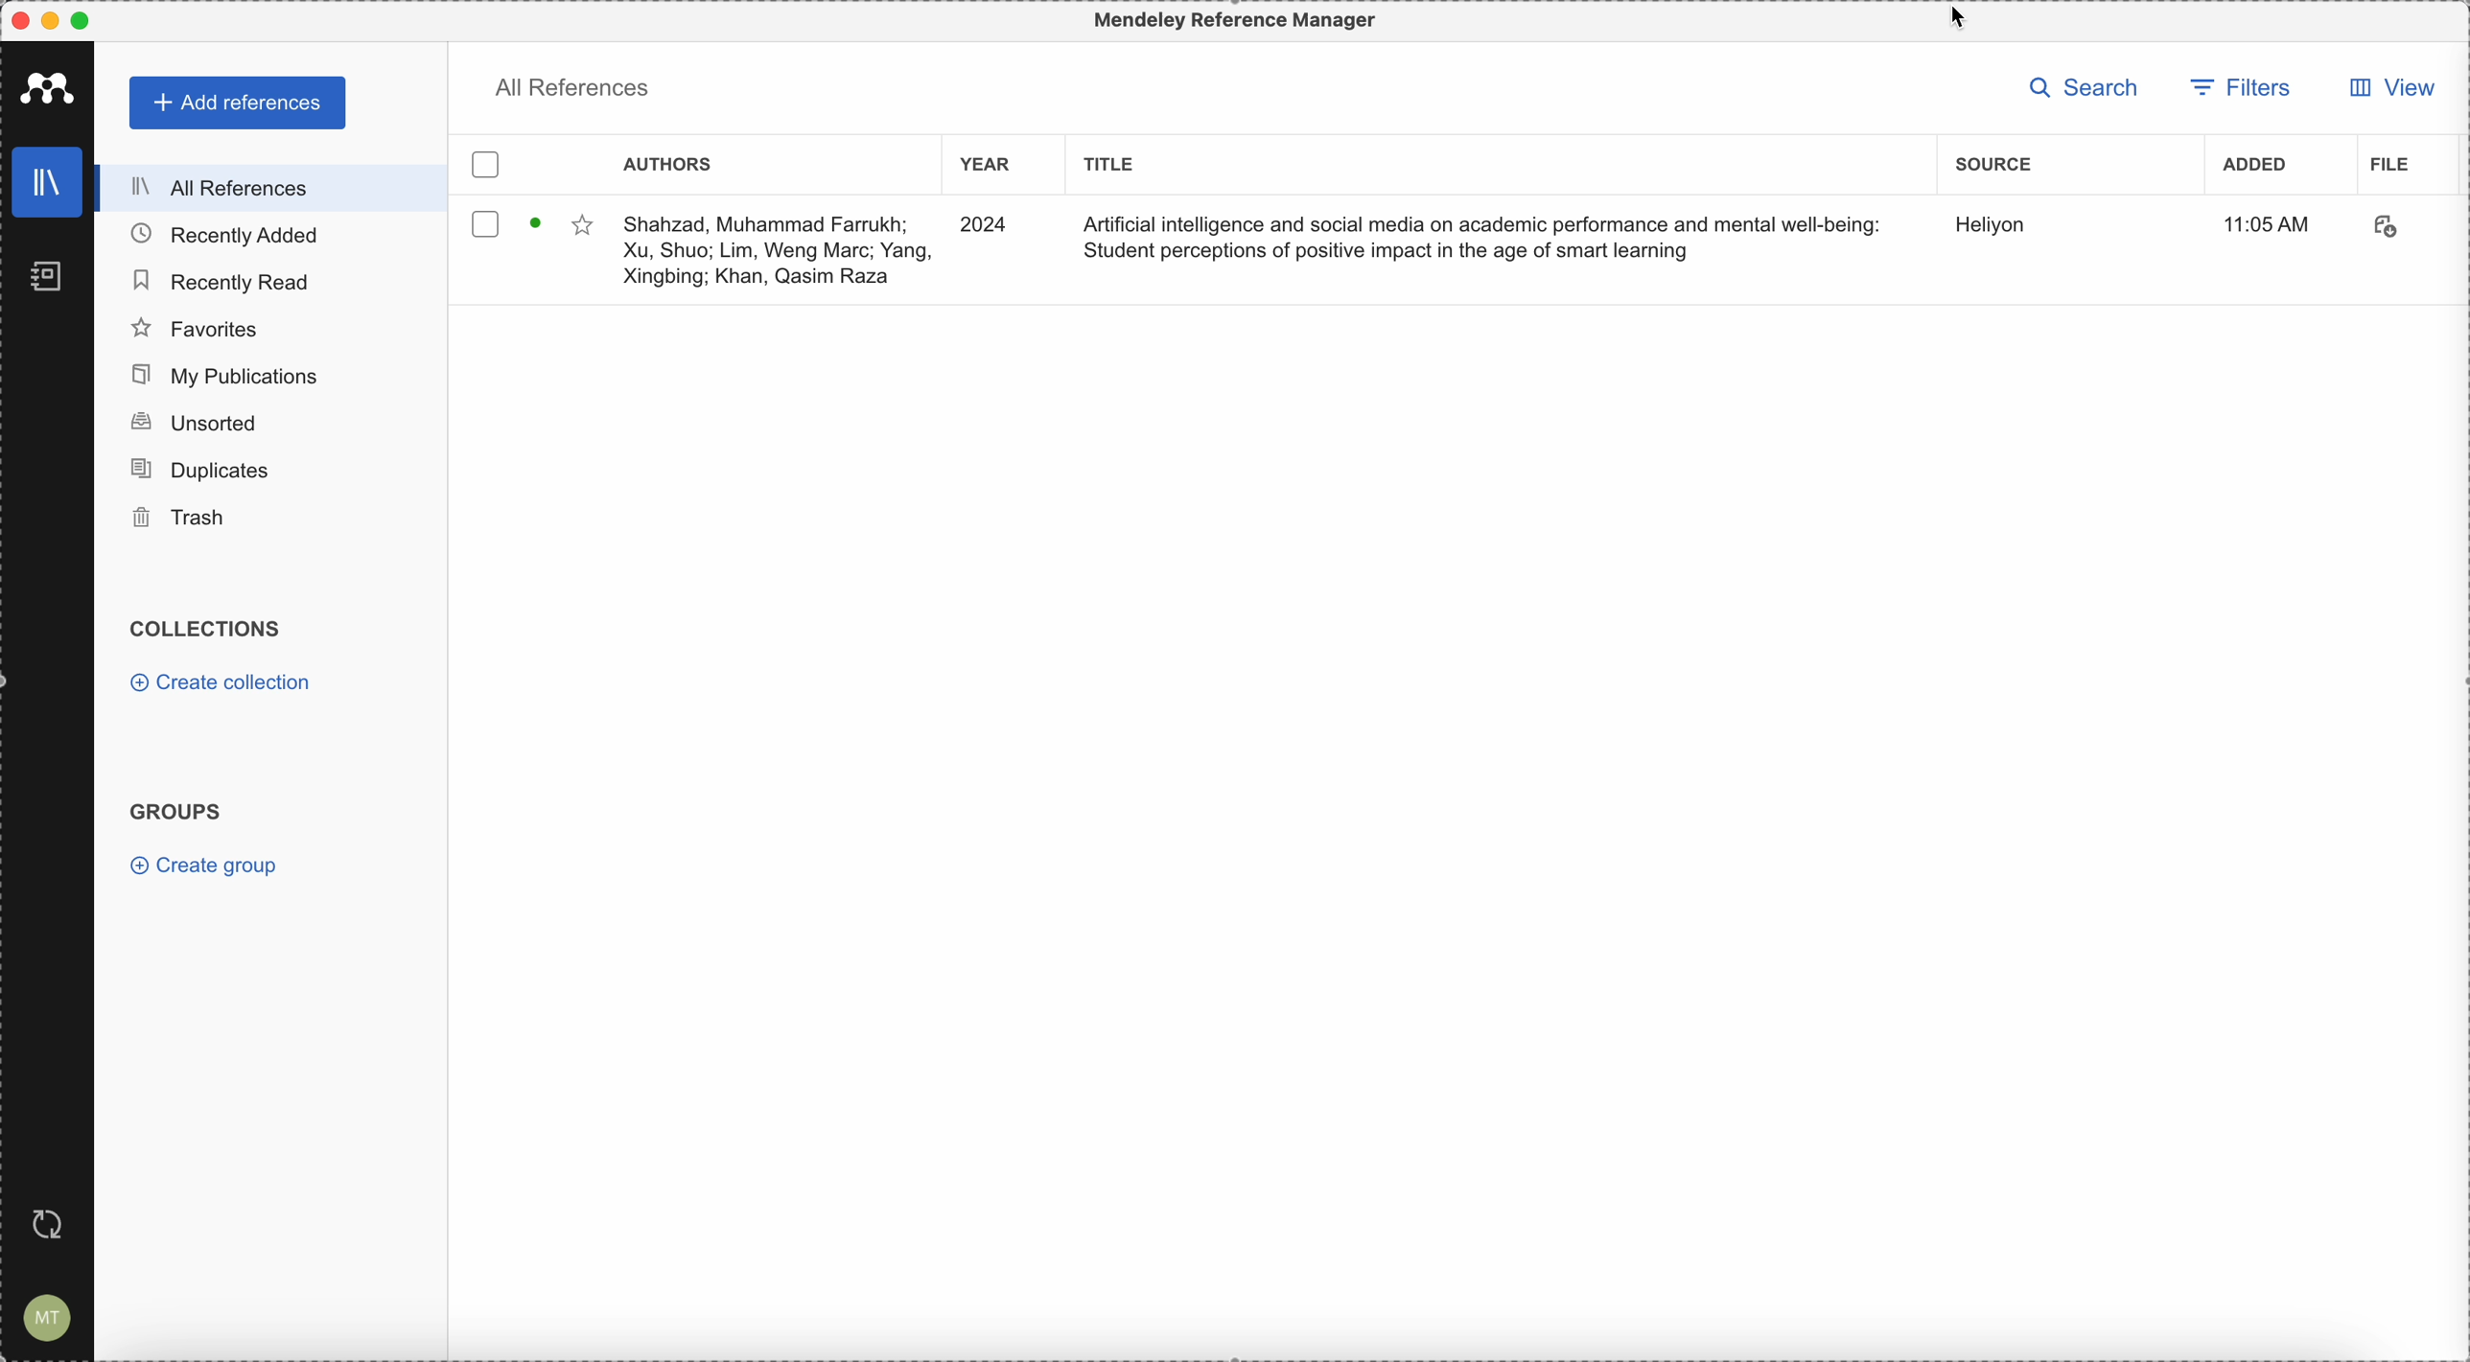  What do you see at coordinates (179, 812) in the screenshot?
I see `groups` at bounding box center [179, 812].